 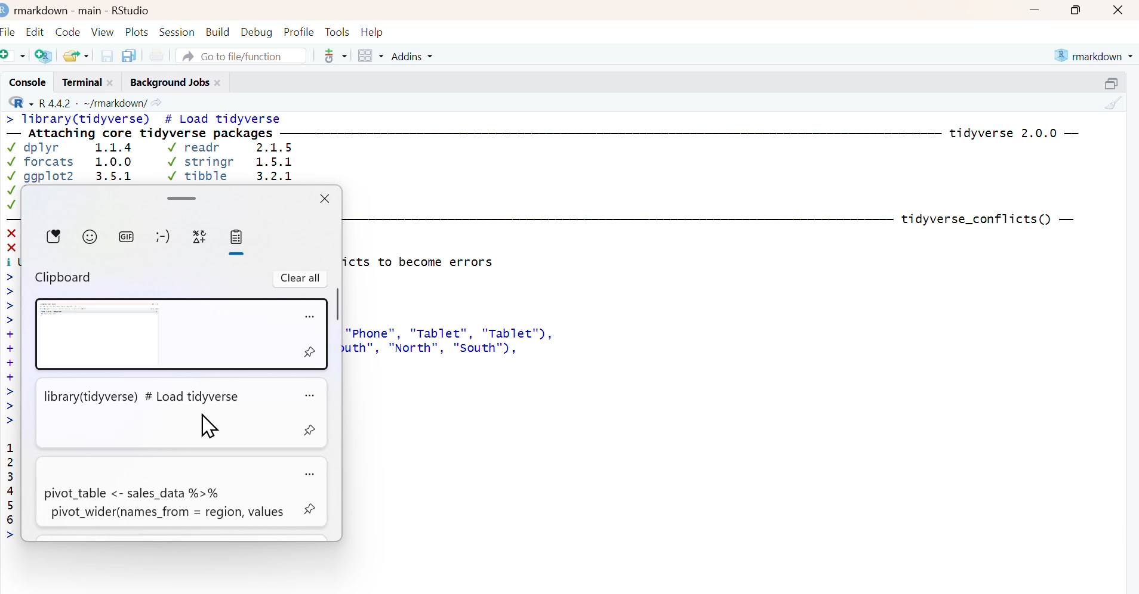 What do you see at coordinates (1115, 81) in the screenshot?
I see `resize` at bounding box center [1115, 81].